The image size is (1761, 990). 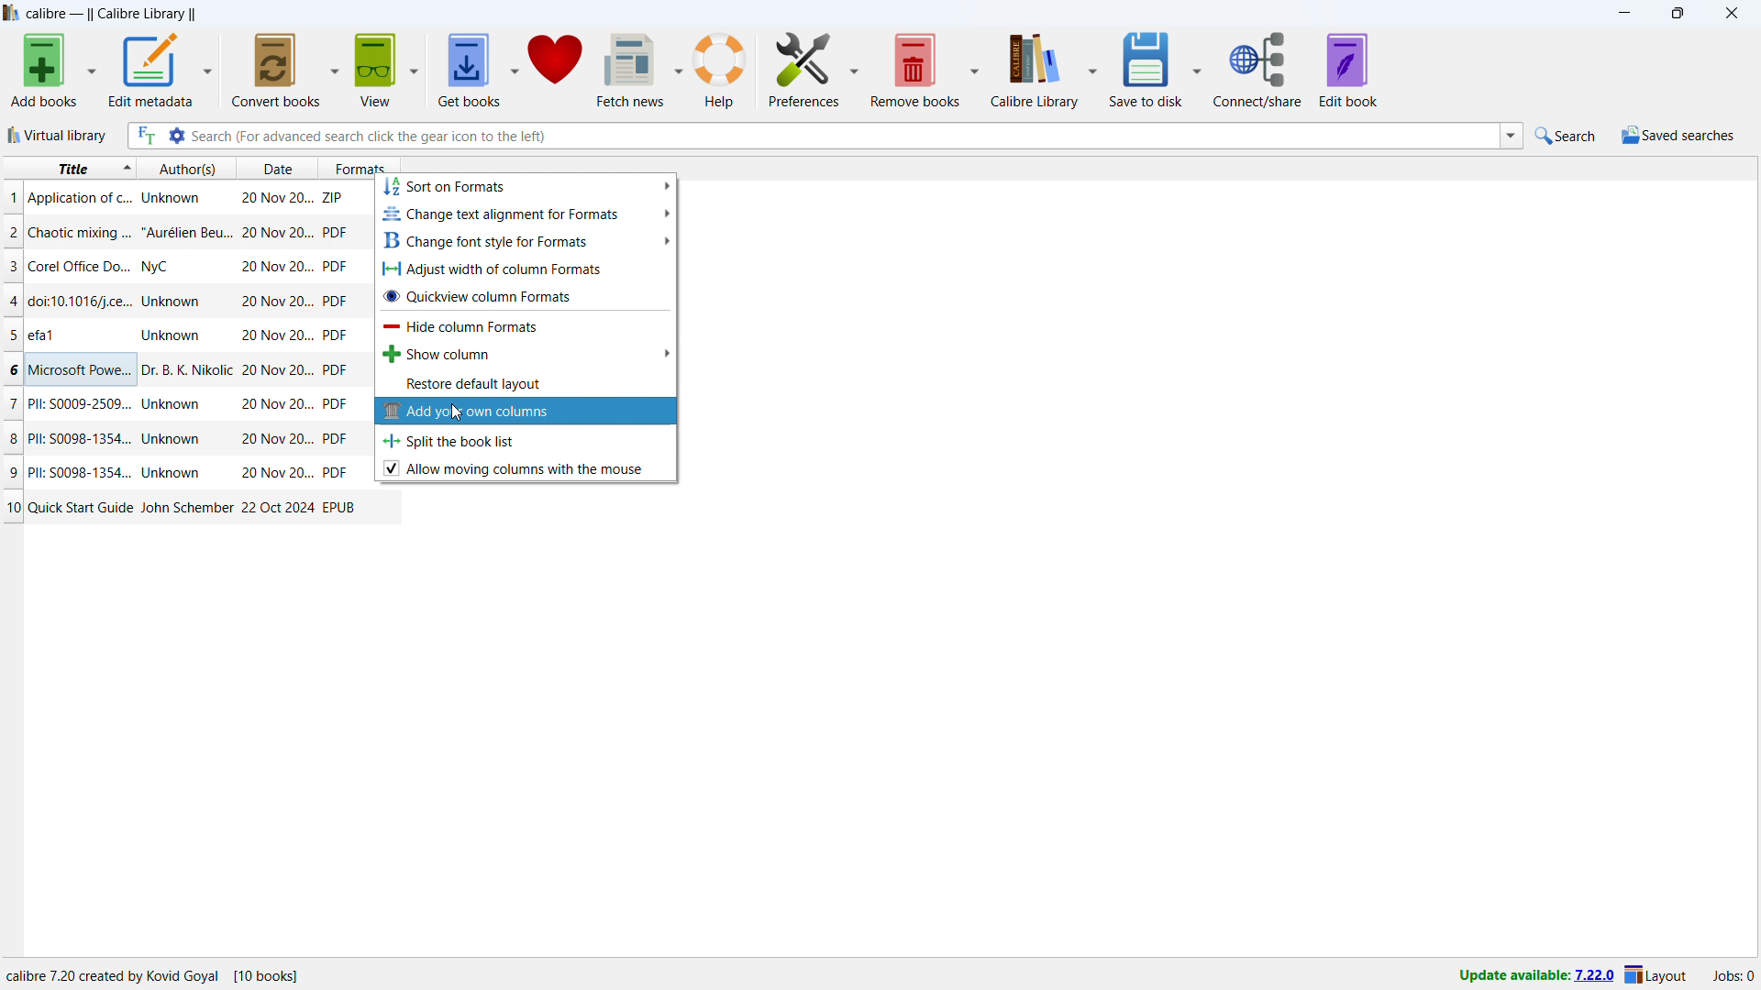 What do you see at coordinates (81, 404) in the screenshot?
I see `title` at bounding box center [81, 404].